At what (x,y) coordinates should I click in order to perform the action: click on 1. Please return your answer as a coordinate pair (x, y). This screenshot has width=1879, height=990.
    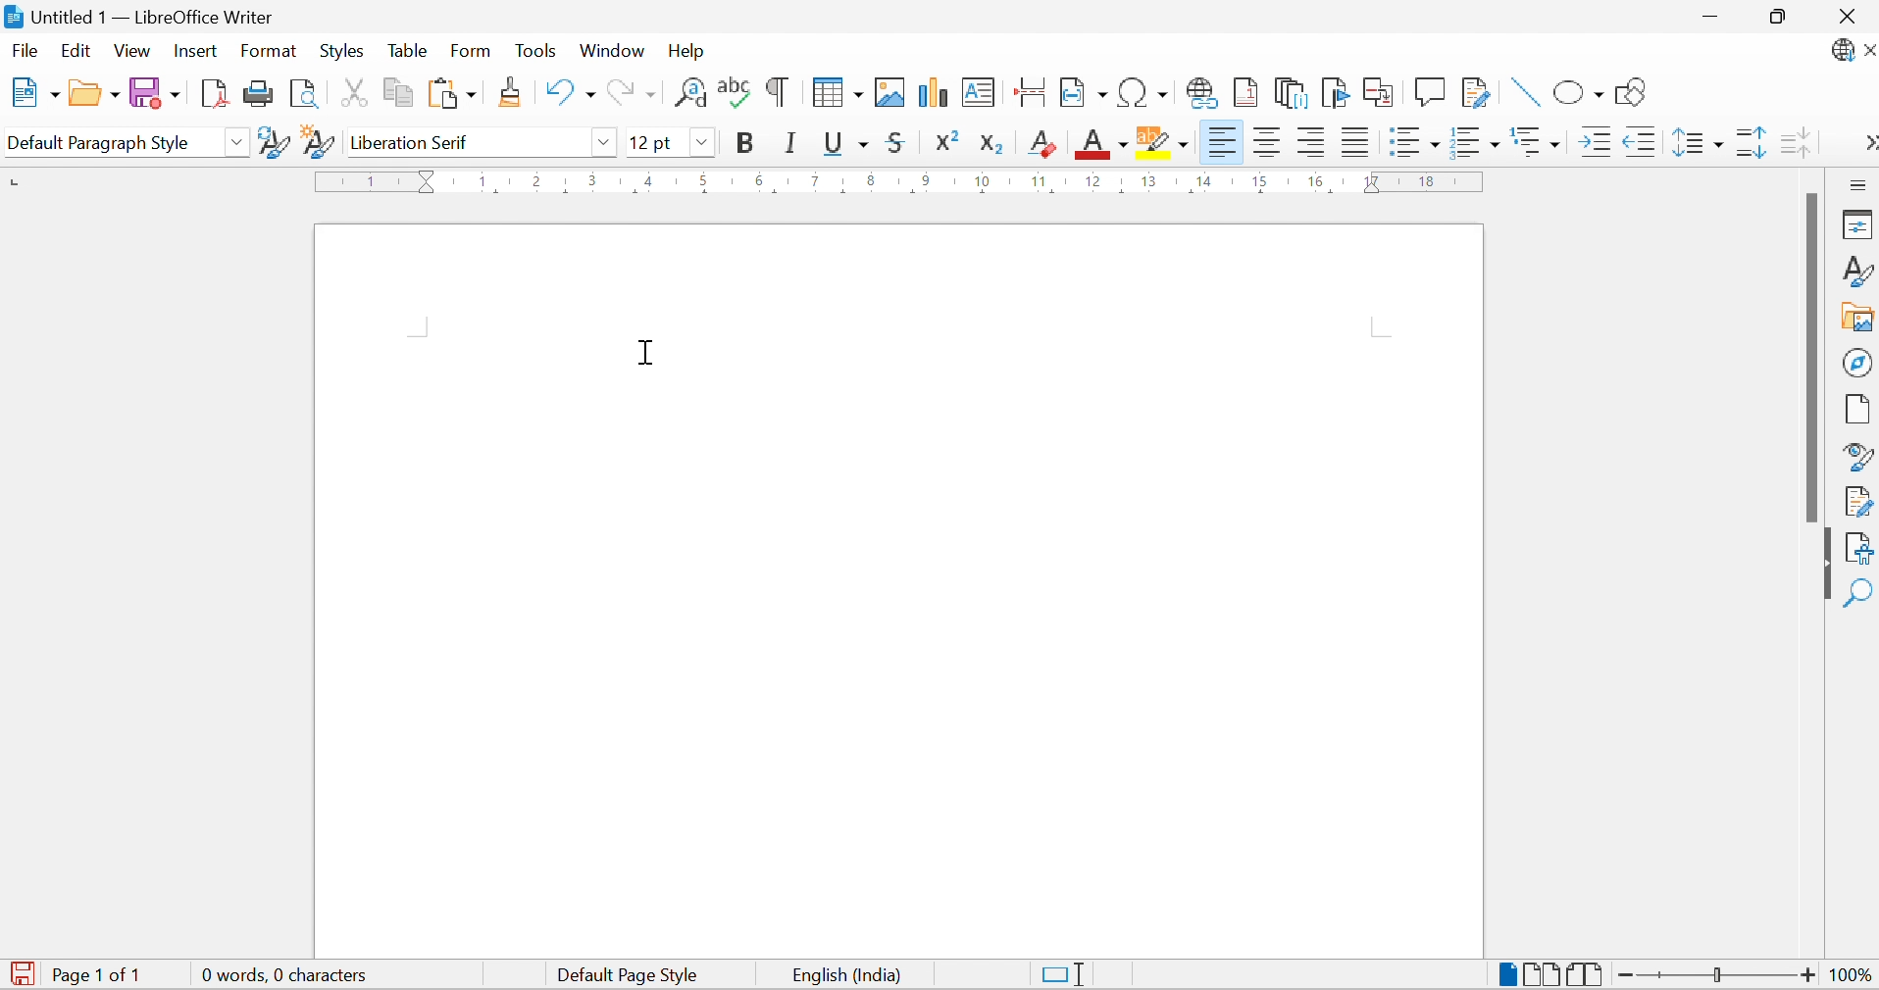
    Looking at the image, I should click on (483, 179).